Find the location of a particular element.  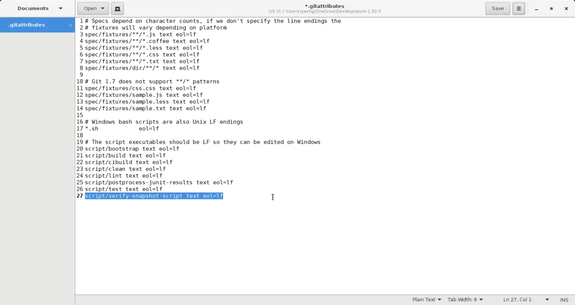

Text Cursor is located at coordinates (273, 196).